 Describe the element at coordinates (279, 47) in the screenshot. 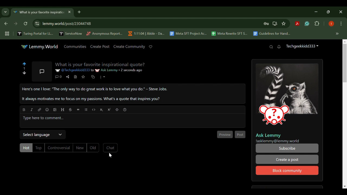

I see `Notifications` at that location.